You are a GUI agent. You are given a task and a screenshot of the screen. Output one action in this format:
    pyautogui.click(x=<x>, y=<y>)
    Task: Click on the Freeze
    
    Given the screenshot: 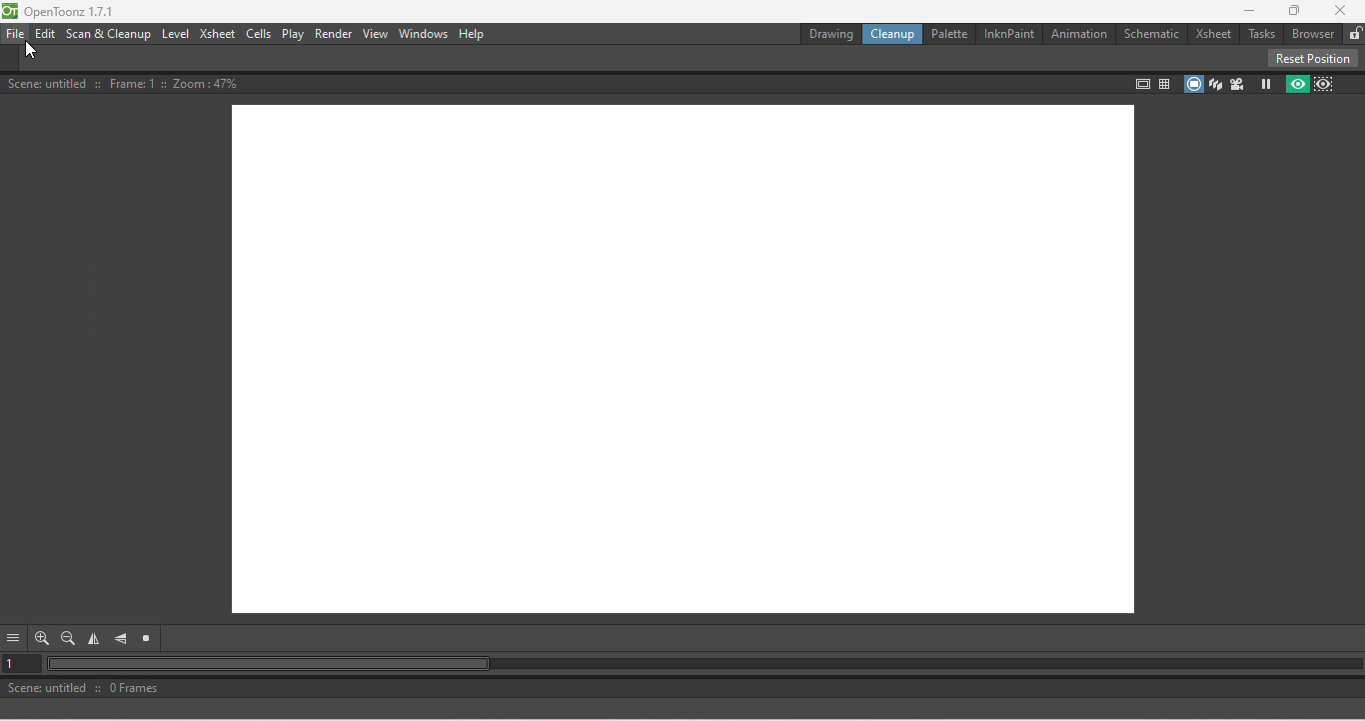 What is the action you would take?
    pyautogui.click(x=1262, y=85)
    